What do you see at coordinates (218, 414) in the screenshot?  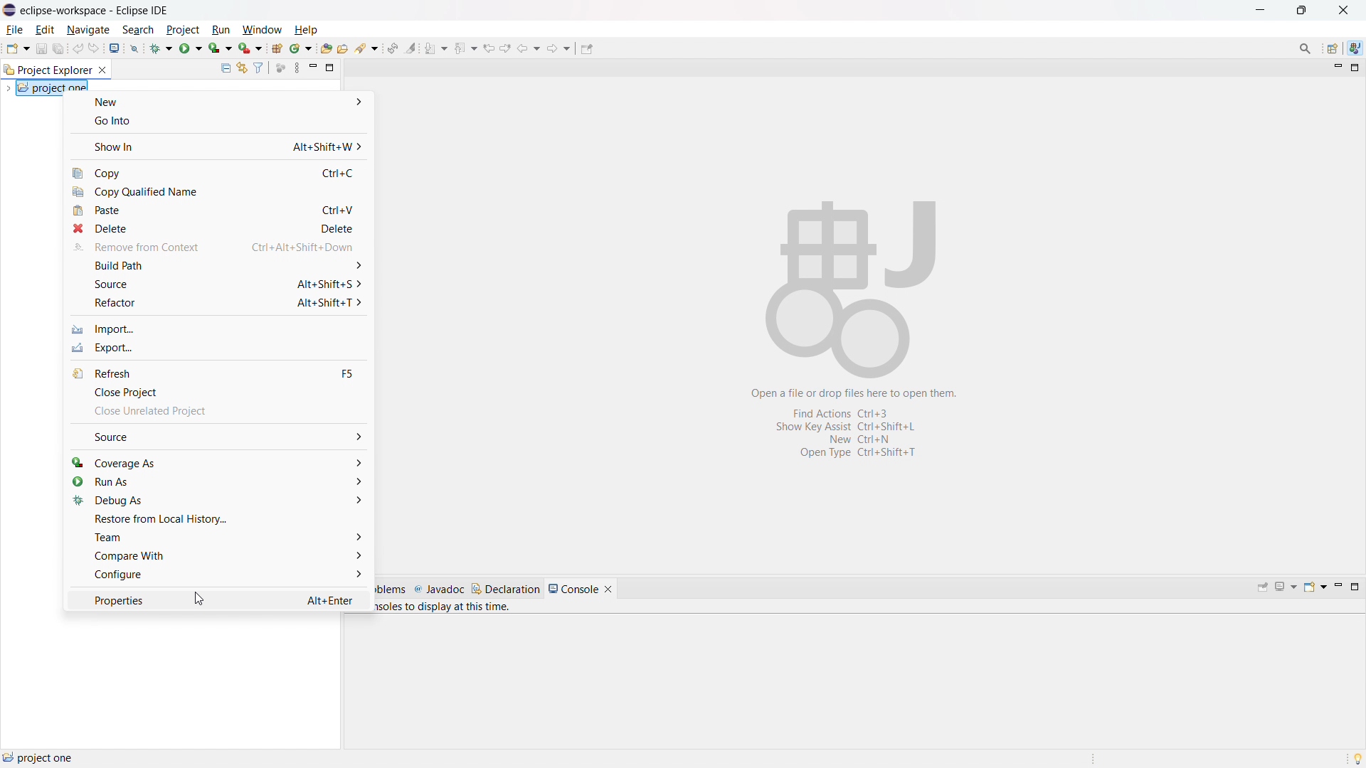 I see `close unrelated project` at bounding box center [218, 414].